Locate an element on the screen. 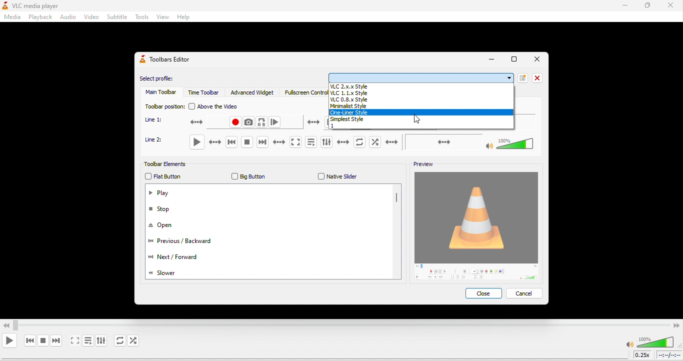 This screenshot has height=361, width=683. toolbar elements is located at coordinates (168, 164).